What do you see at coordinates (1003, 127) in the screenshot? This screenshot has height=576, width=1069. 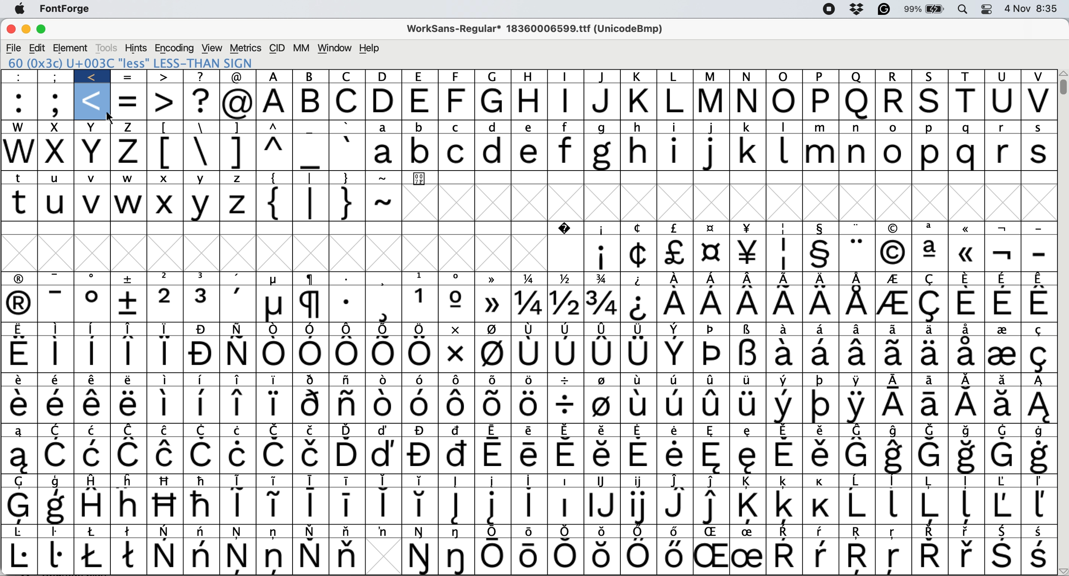 I see `r` at bounding box center [1003, 127].